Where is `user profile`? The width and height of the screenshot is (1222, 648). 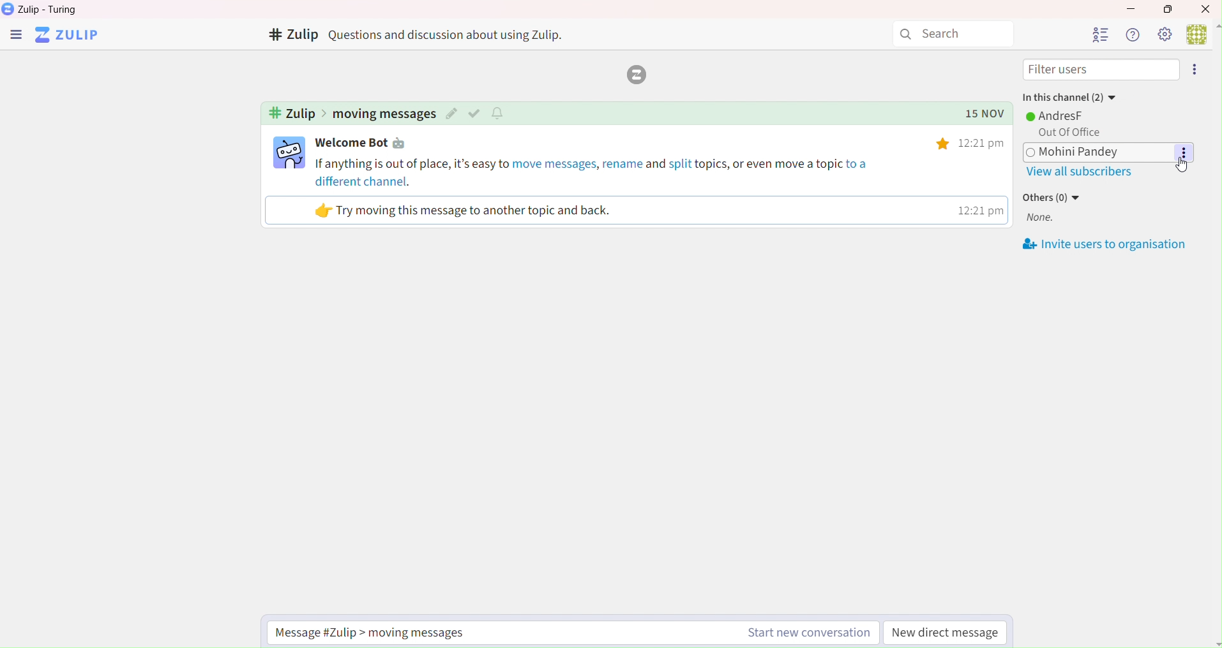 user profile is located at coordinates (290, 152).